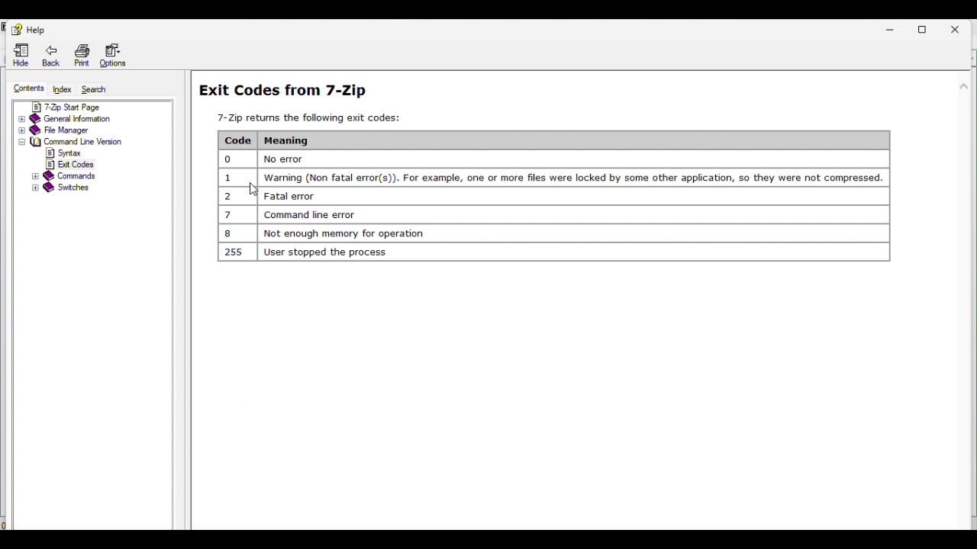 This screenshot has height=549, width=977. Describe the element at coordinates (961, 26) in the screenshot. I see `Close ` at that location.